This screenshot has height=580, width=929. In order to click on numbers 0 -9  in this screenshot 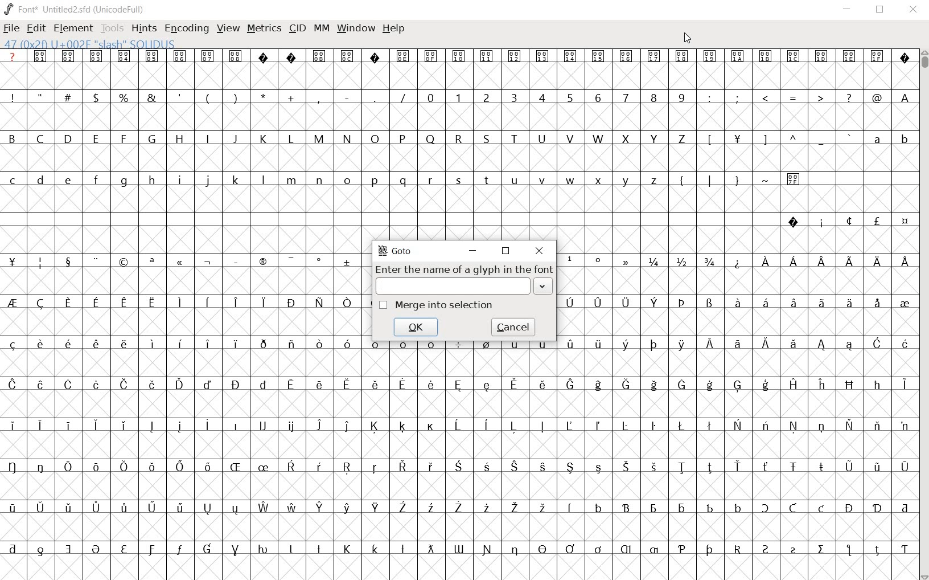, I will do `click(558, 96)`.